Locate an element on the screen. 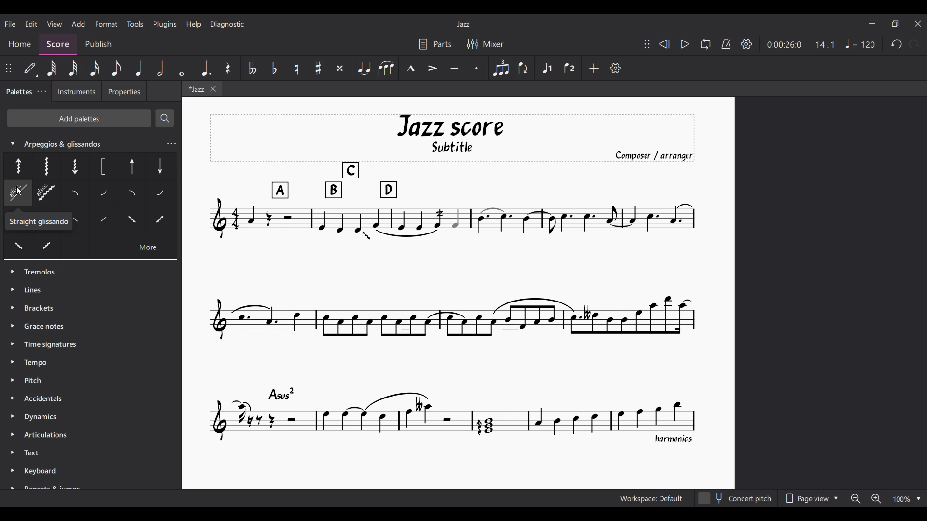 The image size is (927, 521). Help menu is located at coordinates (194, 24).